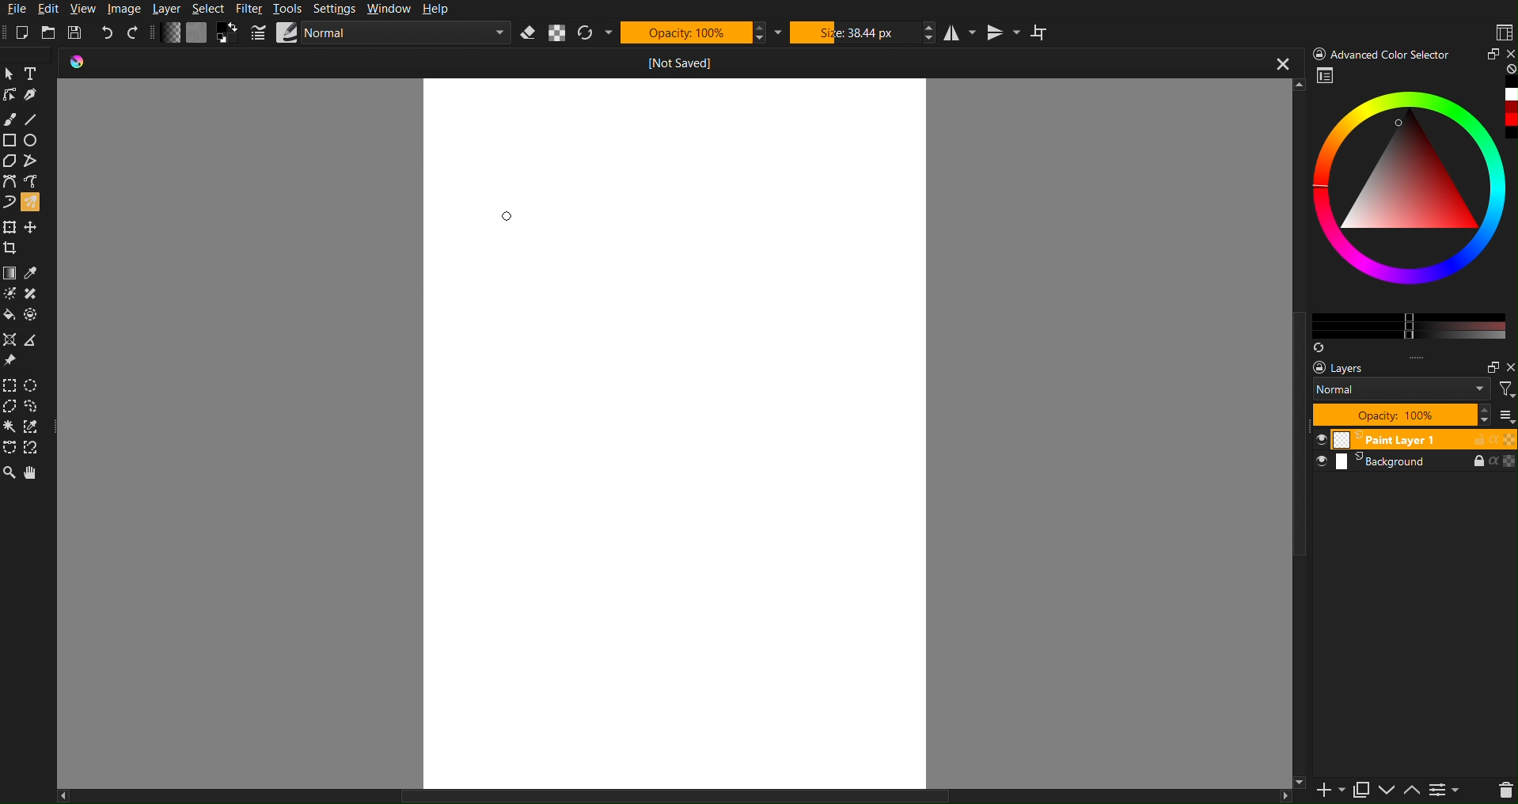 This screenshot has height=804, width=1518. Describe the element at coordinates (1492, 54) in the screenshot. I see `minimize` at that location.